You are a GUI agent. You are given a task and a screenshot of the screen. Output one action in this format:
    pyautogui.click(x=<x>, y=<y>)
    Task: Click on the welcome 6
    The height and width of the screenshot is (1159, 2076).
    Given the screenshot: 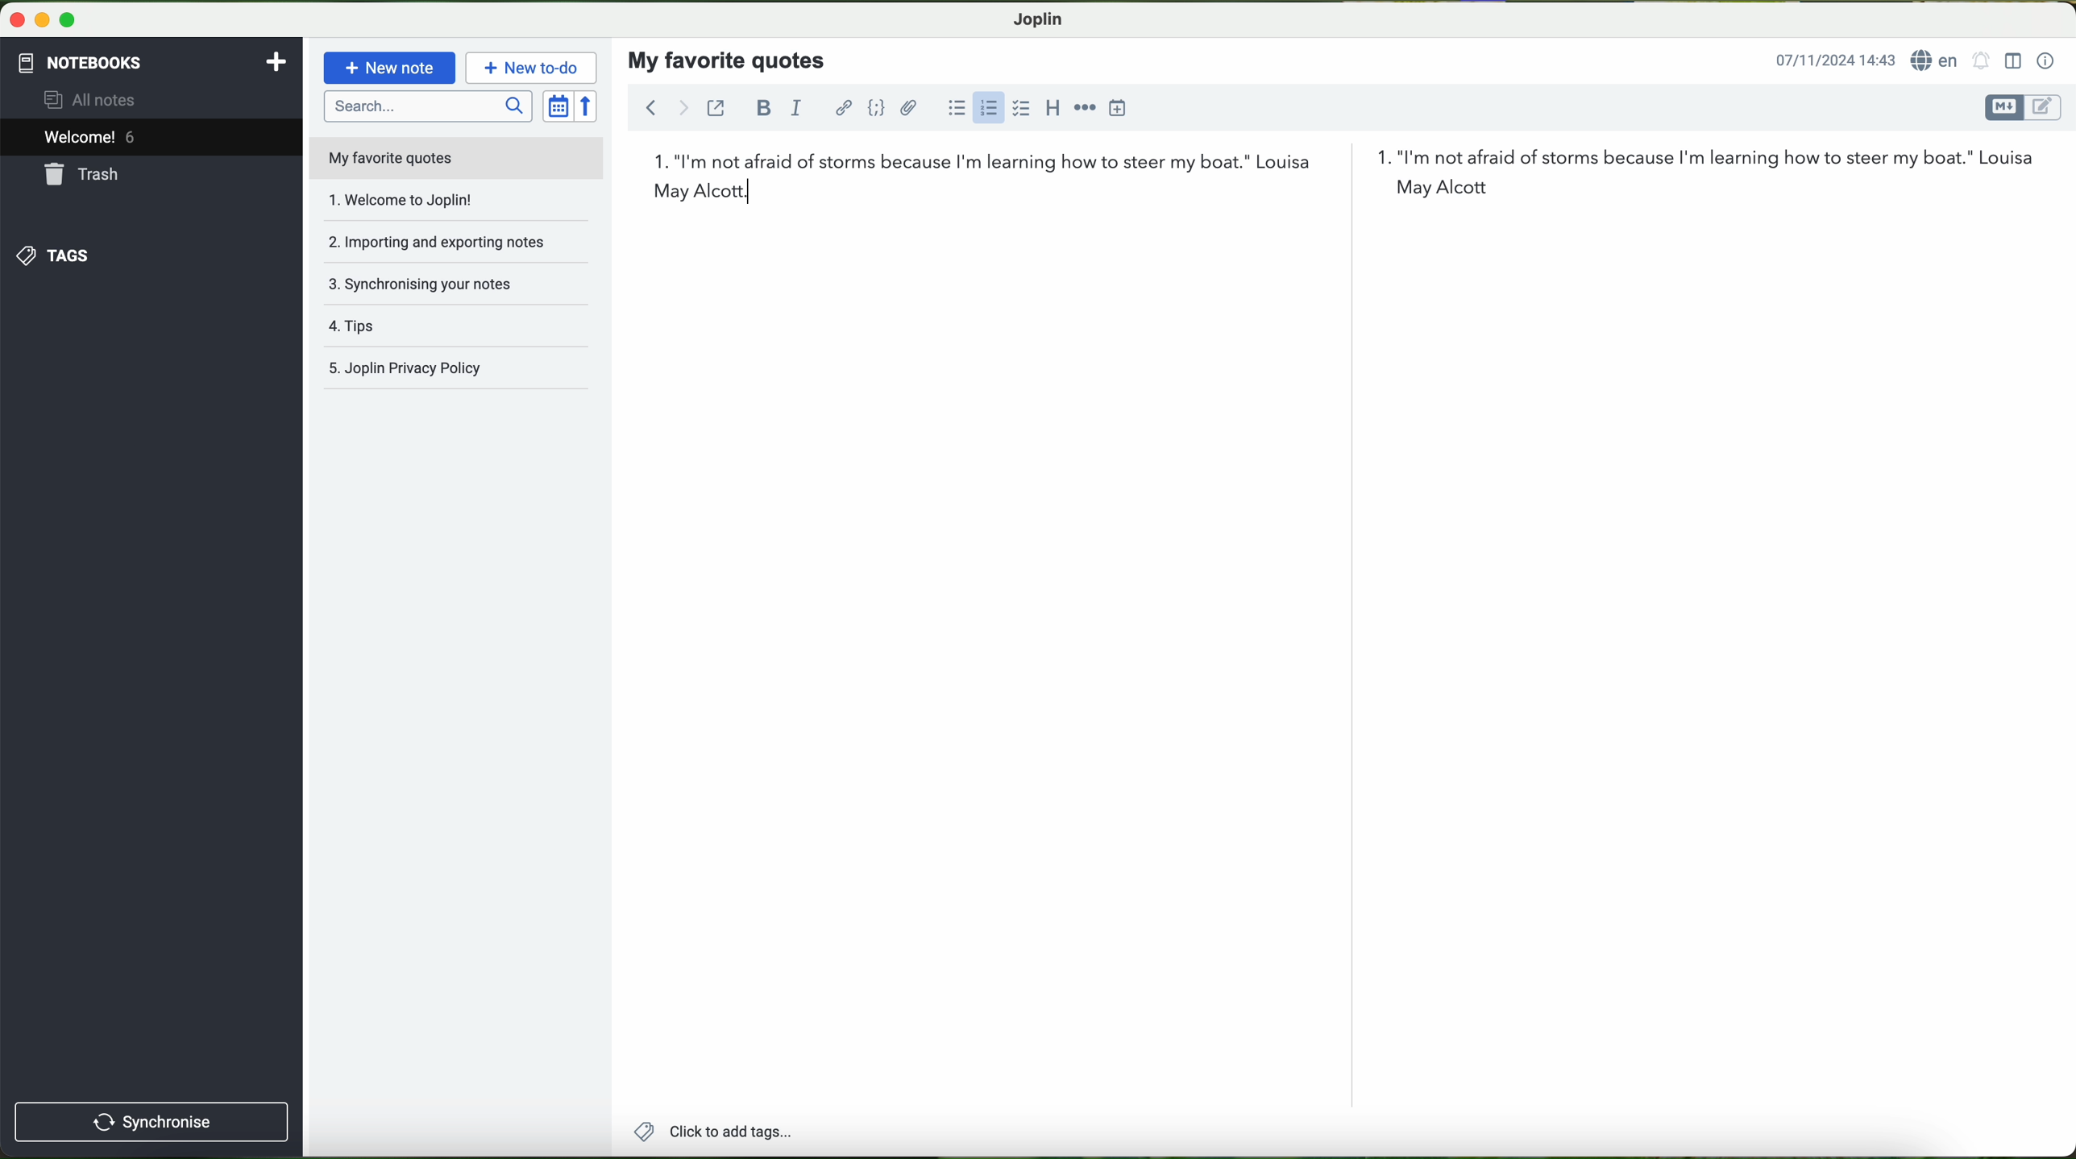 What is the action you would take?
    pyautogui.click(x=157, y=137)
    